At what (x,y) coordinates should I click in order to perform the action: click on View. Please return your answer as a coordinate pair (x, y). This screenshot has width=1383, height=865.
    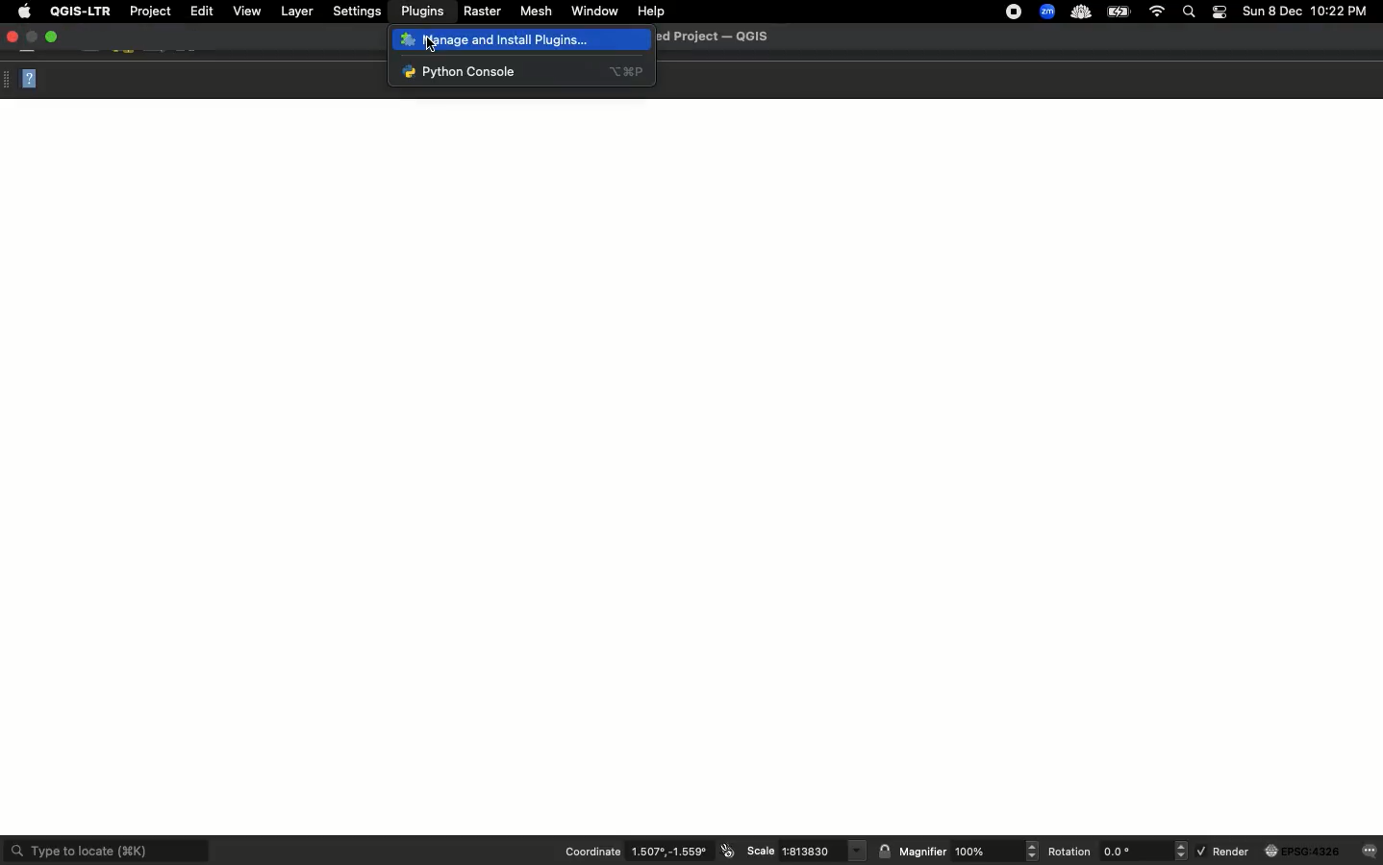
    Looking at the image, I should click on (247, 11).